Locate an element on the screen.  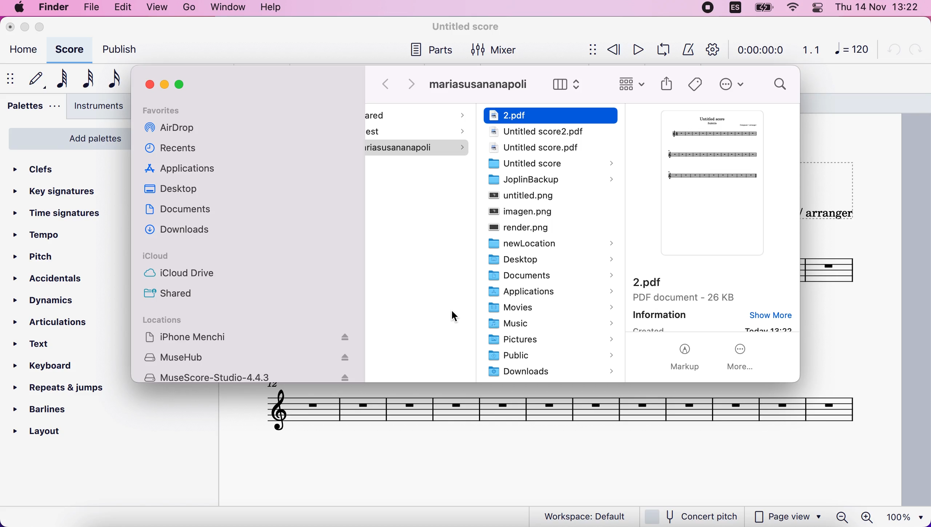
redo is located at coordinates (915, 52).